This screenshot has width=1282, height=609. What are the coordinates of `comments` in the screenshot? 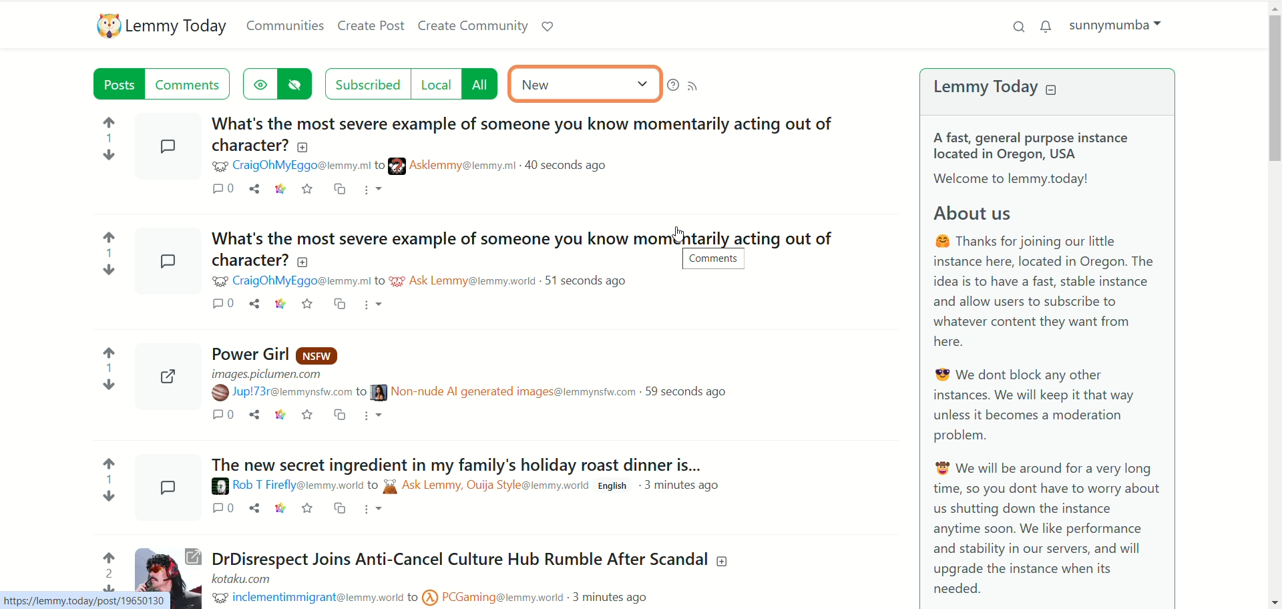 It's located at (223, 415).